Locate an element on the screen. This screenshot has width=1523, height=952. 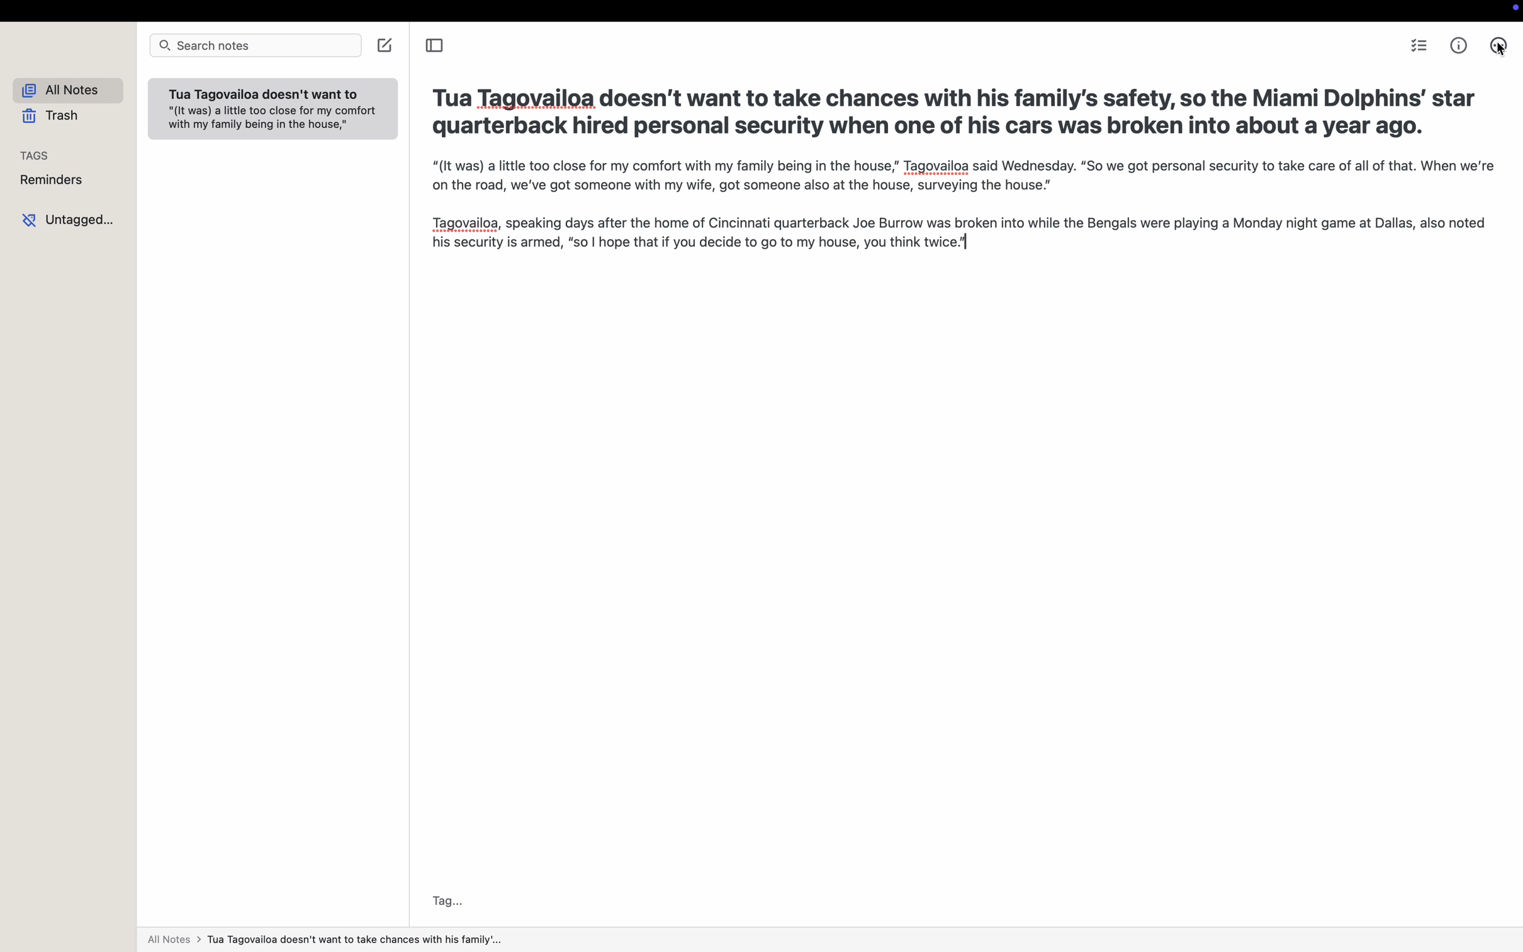
cursor is located at coordinates (1500, 54).